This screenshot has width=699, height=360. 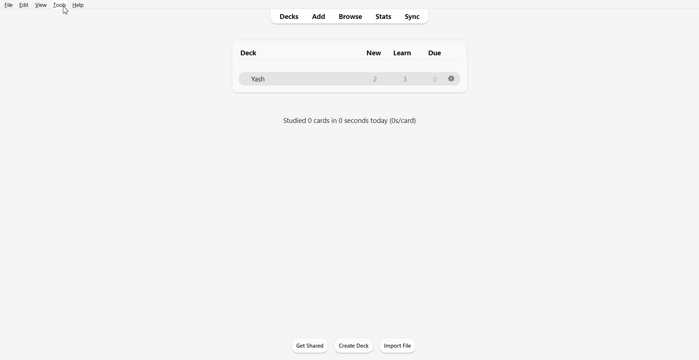 What do you see at coordinates (435, 79) in the screenshot?
I see `0` at bounding box center [435, 79].